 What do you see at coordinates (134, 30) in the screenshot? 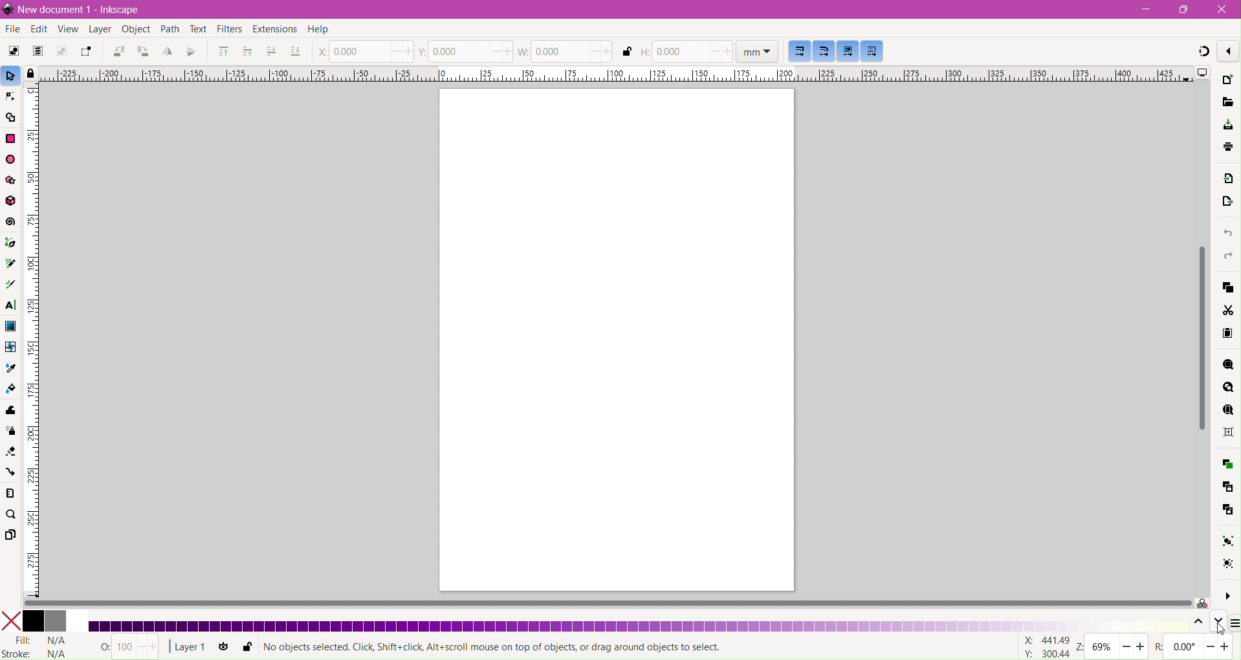
I see `Object` at bounding box center [134, 30].